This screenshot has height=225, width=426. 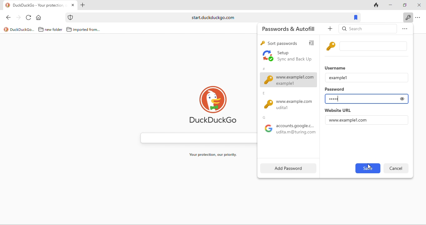 I want to click on www.example1.com, so click(x=349, y=120).